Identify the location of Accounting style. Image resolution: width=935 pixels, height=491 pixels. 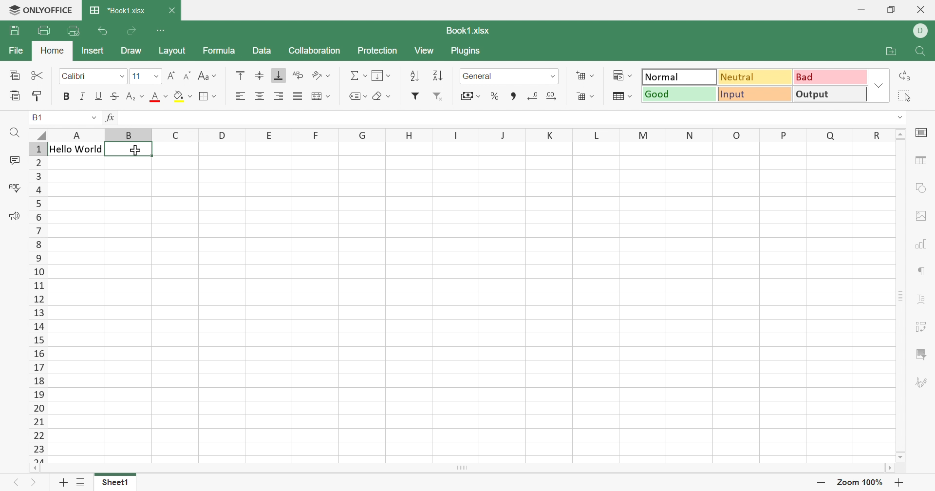
(470, 95).